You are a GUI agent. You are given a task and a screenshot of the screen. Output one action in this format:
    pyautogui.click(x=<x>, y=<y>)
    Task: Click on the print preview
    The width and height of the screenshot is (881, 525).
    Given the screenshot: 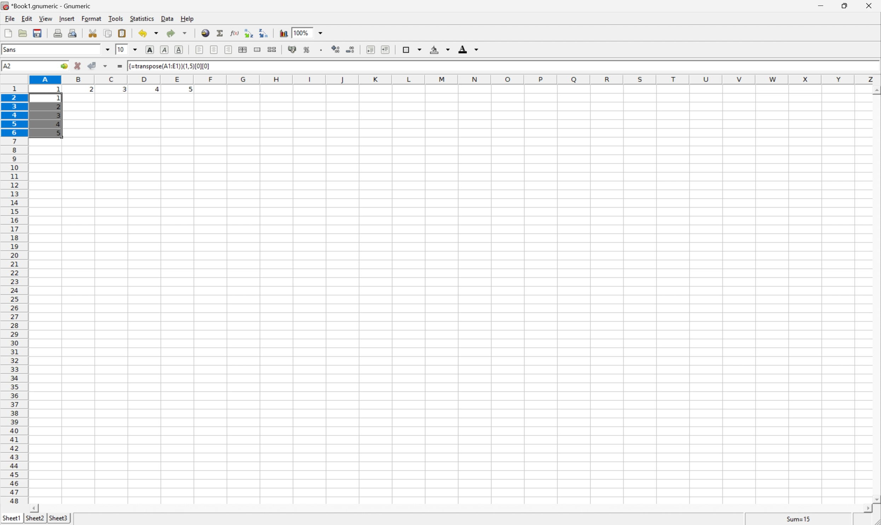 What is the action you would take?
    pyautogui.click(x=73, y=32)
    